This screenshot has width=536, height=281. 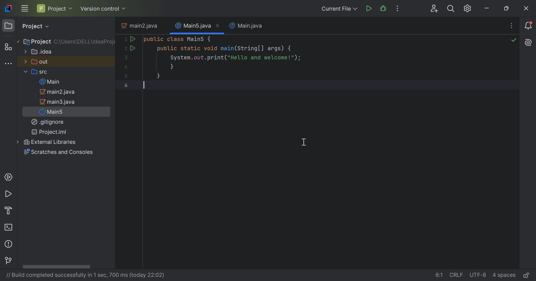 What do you see at coordinates (478, 275) in the screenshot?
I see `file encoding: UTF-8` at bounding box center [478, 275].